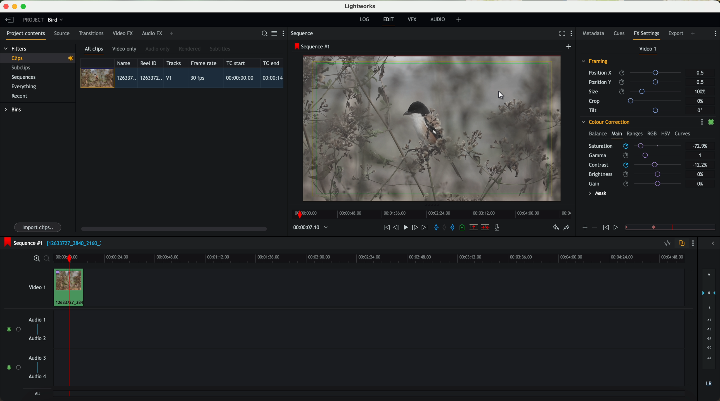  What do you see at coordinates (22, 243) in the screenshot?
I see `sequence #1` at bounding box center [22, 243].